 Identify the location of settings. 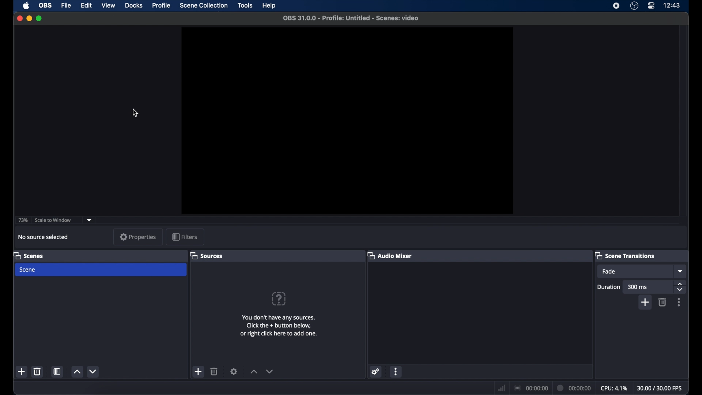
(375, 372).